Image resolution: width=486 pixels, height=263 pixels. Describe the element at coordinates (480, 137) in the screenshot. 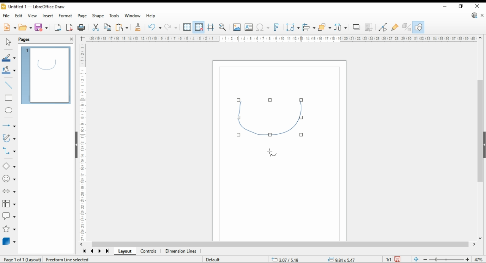

I see `scroll bar` at that location.